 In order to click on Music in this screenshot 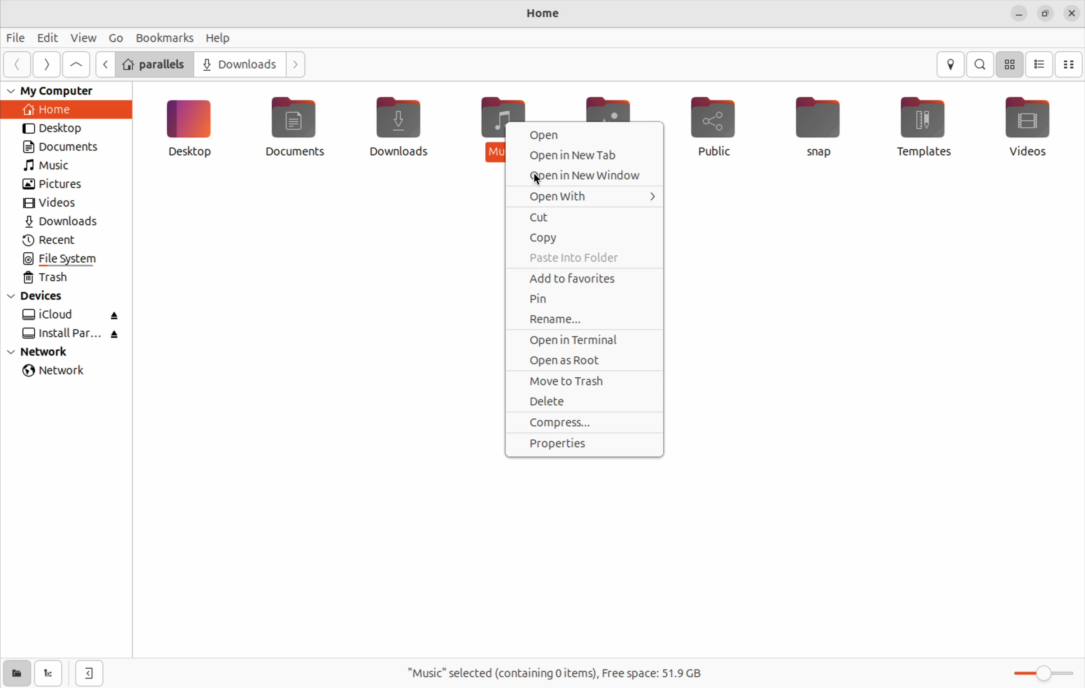, I will do `click(488, 127)`.